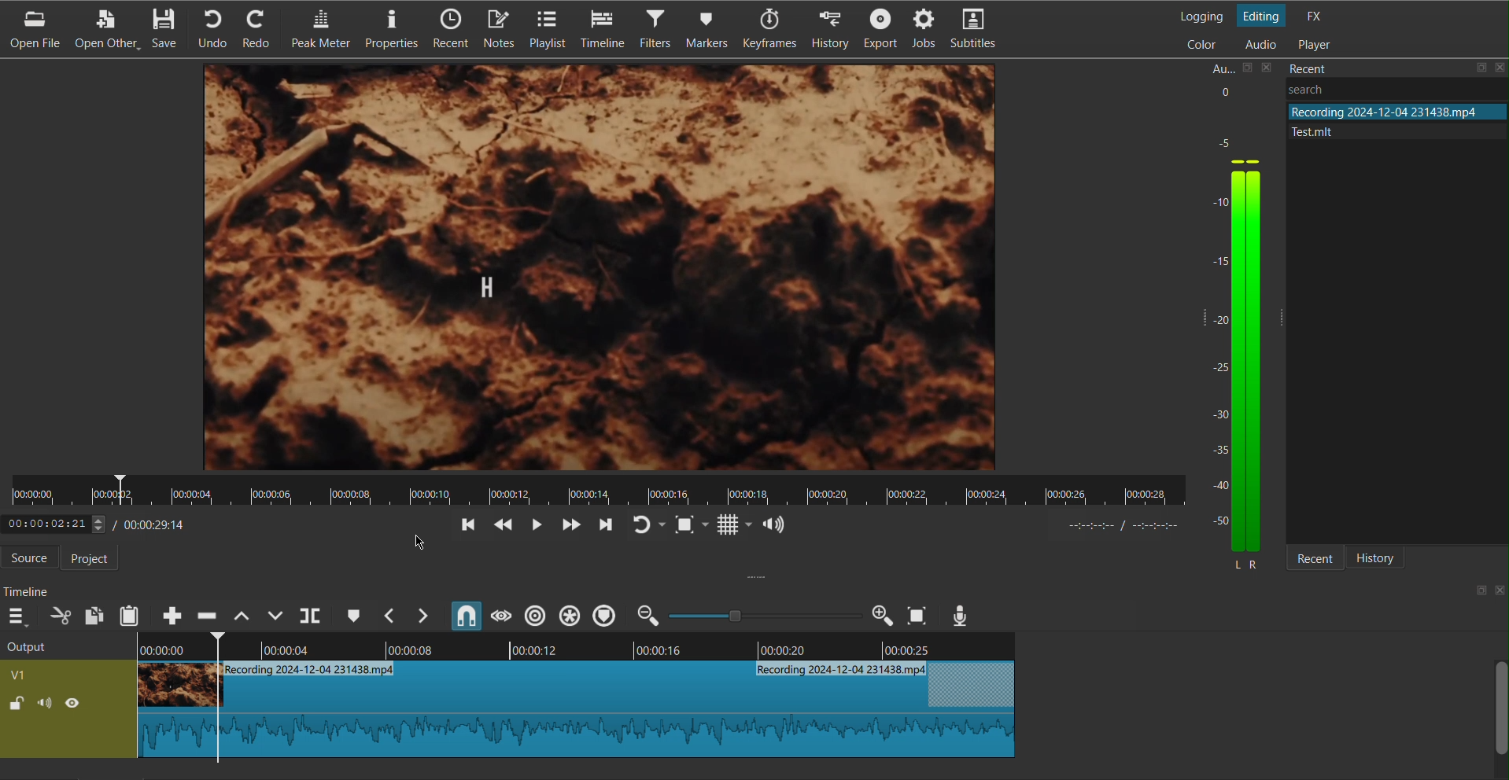  Describe the element at coordinates (426, 616) in the screenshot. I see `Next Marker` at that location.